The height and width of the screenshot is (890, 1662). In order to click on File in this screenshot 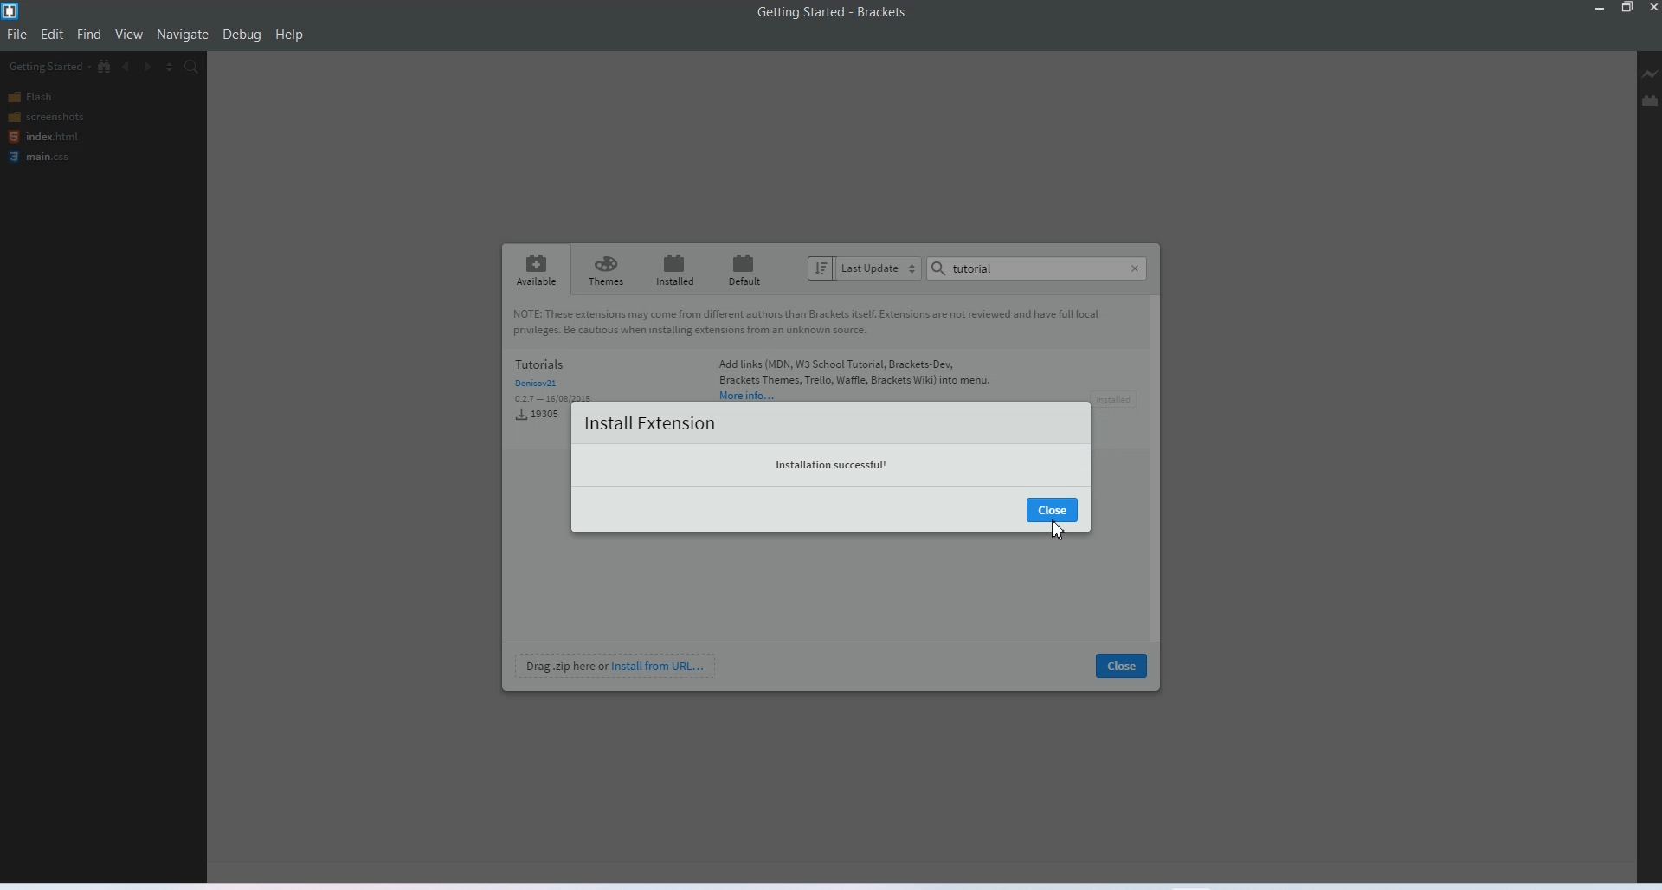, I will do `click(17, 34)`.